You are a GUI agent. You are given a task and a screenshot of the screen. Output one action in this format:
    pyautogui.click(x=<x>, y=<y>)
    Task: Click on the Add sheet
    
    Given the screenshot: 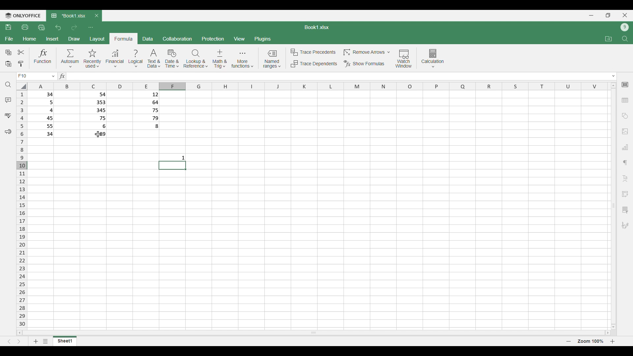 What is the action you would take?
    pyautogui.click(x=36, y=341)
    